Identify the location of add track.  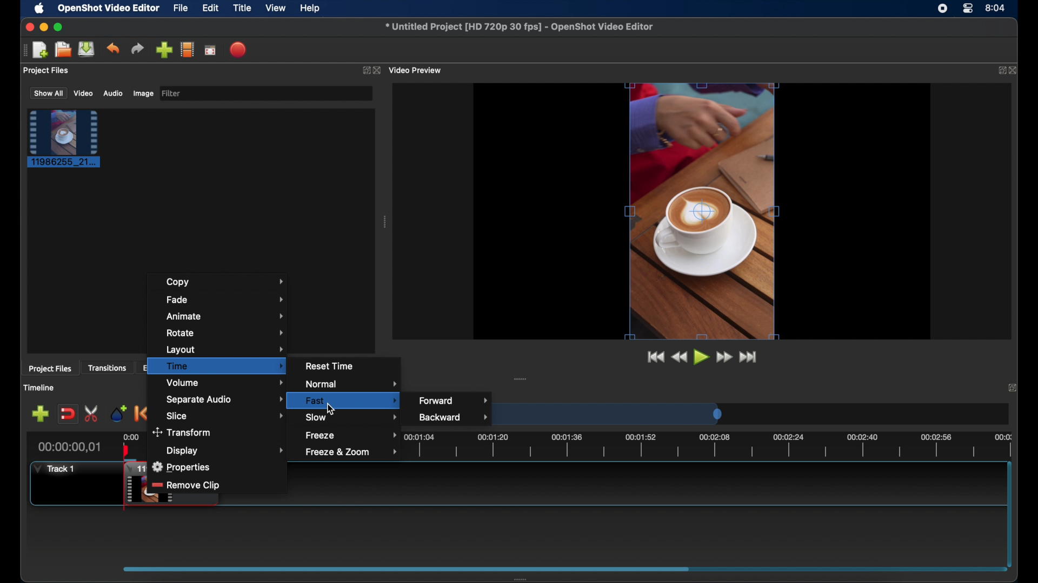
(40, 413).